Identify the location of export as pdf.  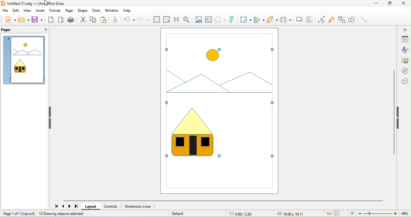
(61, 19).